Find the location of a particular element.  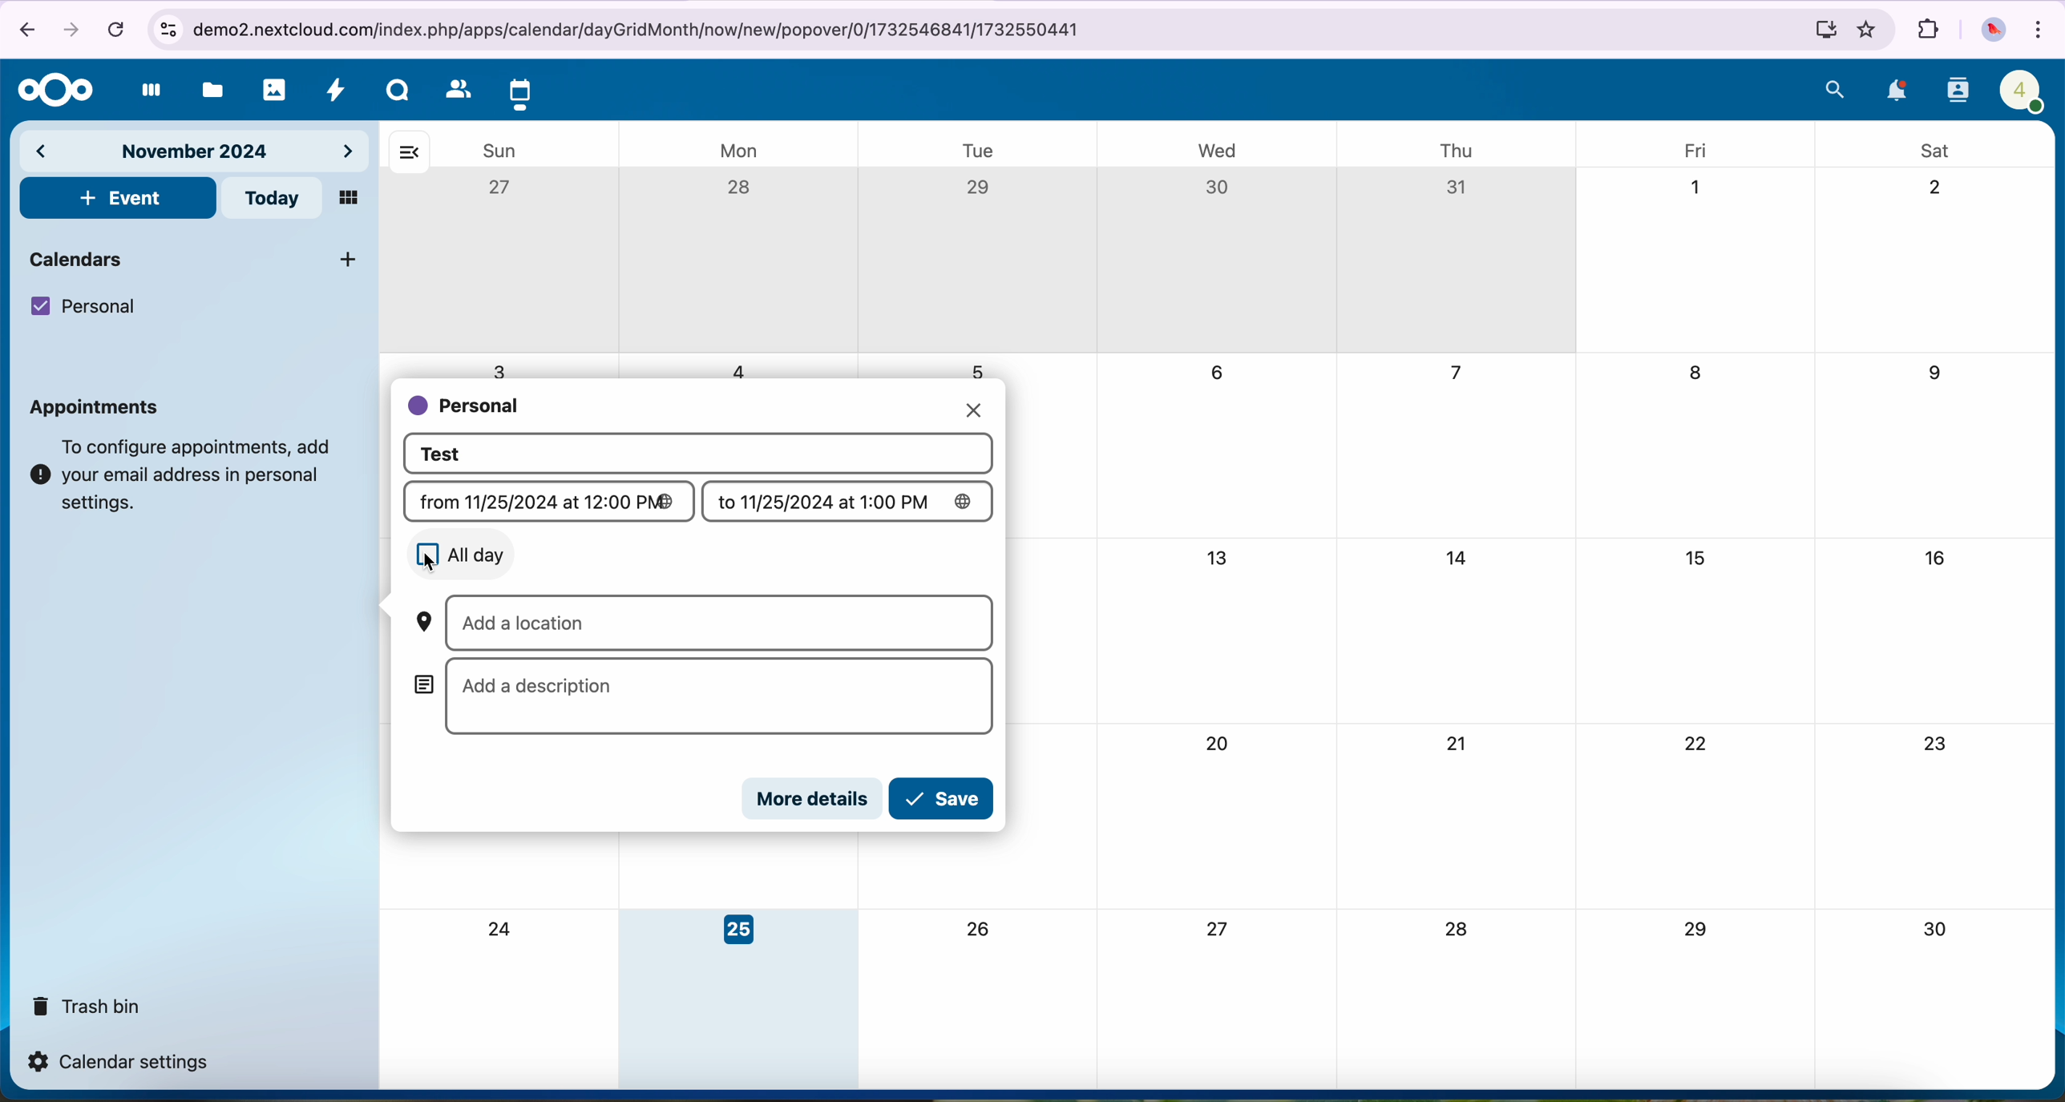

28 is located at coordinates (742, 190).